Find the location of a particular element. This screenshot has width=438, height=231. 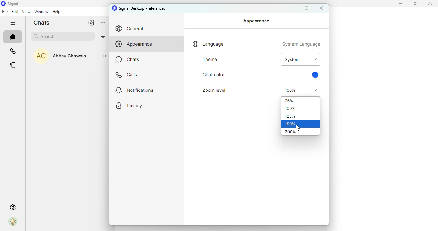

chats is located at coordinates (44, 24).